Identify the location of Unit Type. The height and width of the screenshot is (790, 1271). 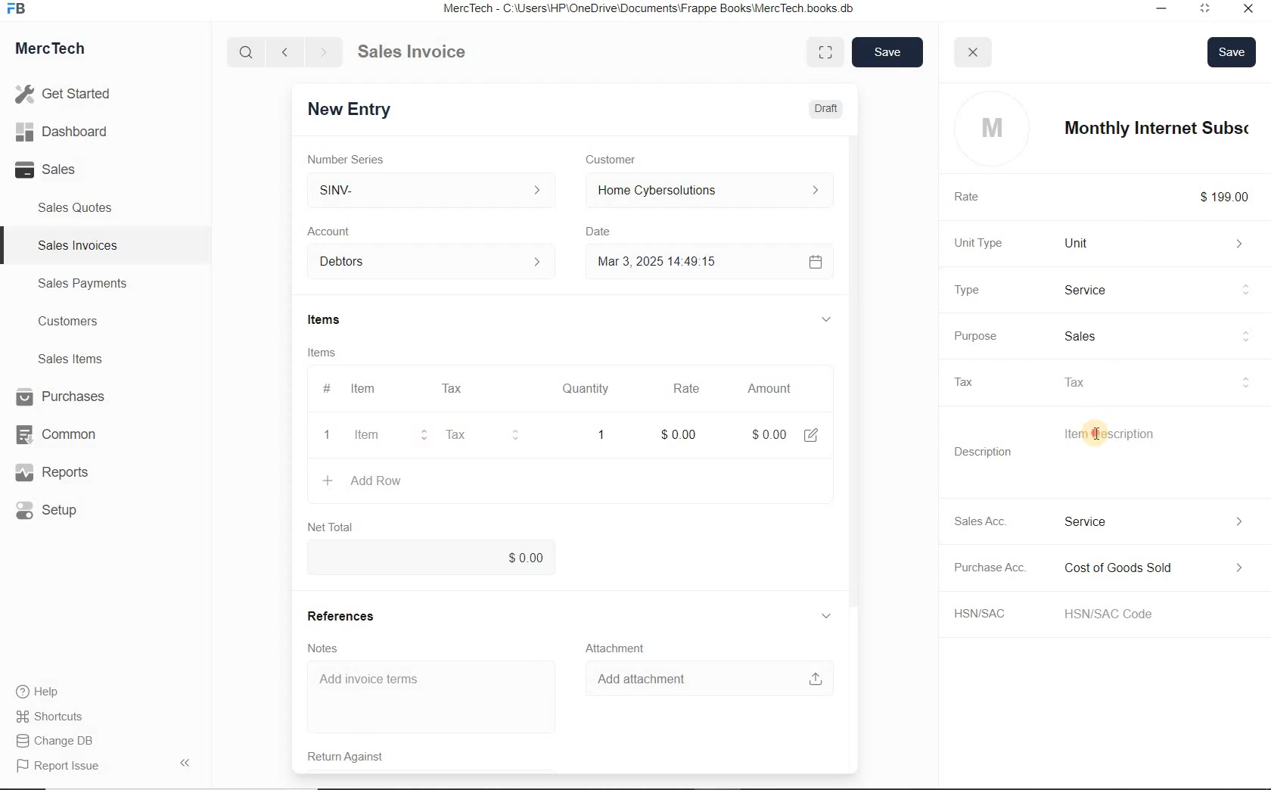
(974, 243).